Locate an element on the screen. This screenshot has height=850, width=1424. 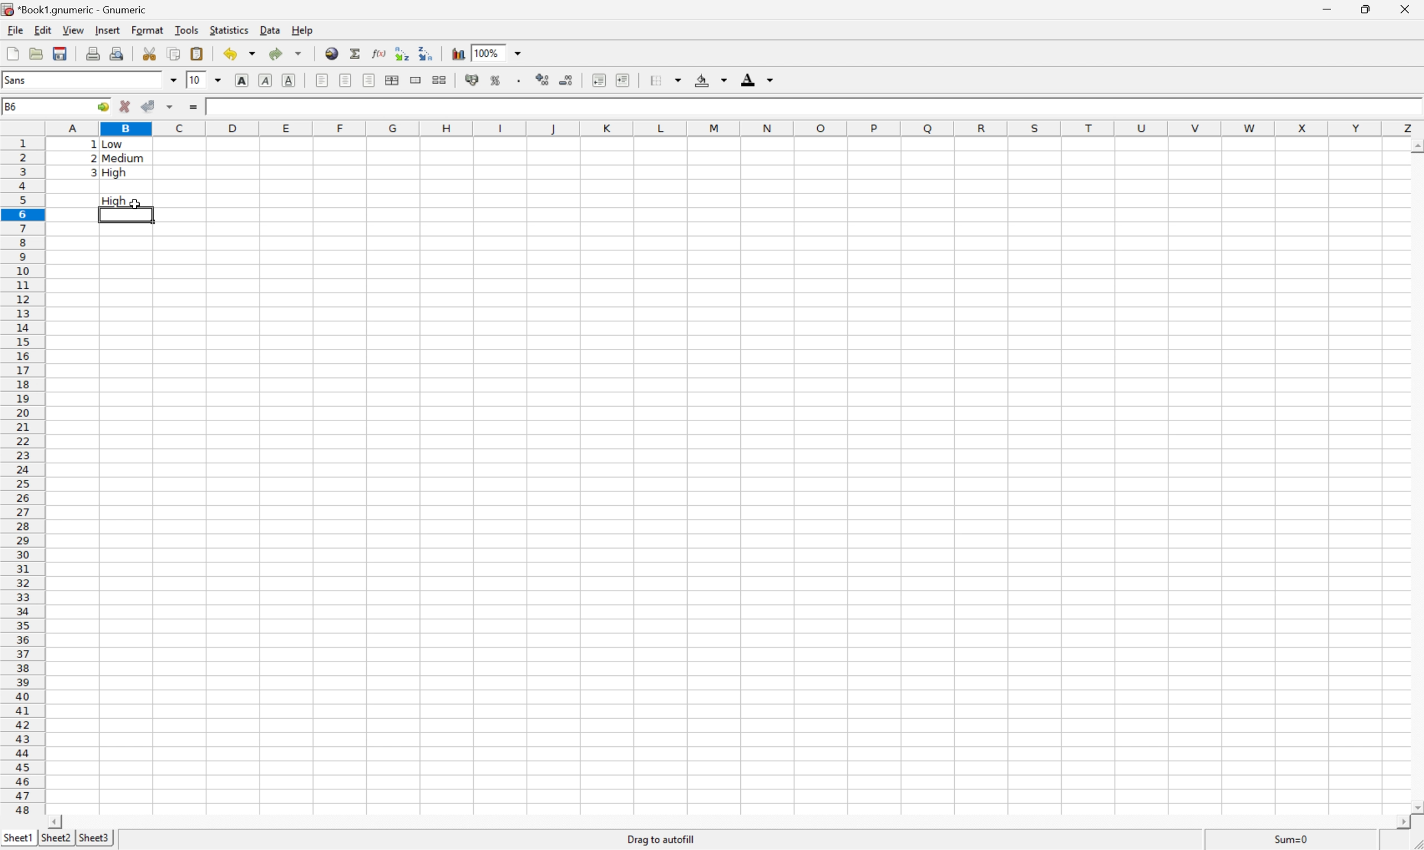
Copy selection is located at coordinates (175, 54).